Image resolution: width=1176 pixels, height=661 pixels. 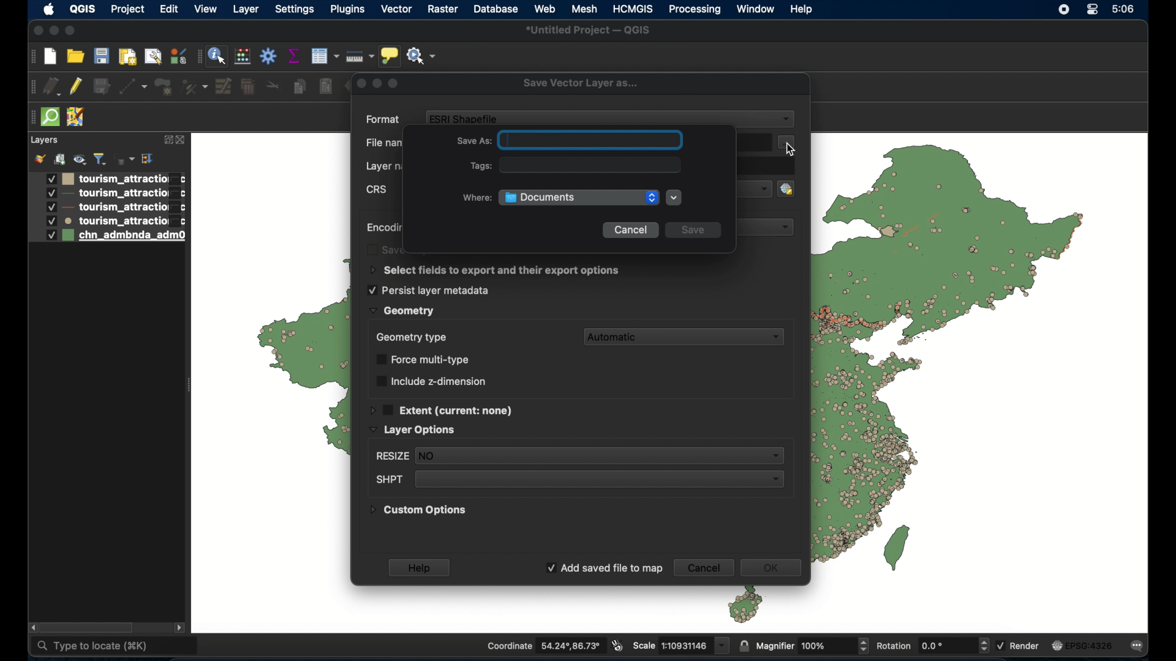 I want to click on drag handle, so click(x=30, y=118).